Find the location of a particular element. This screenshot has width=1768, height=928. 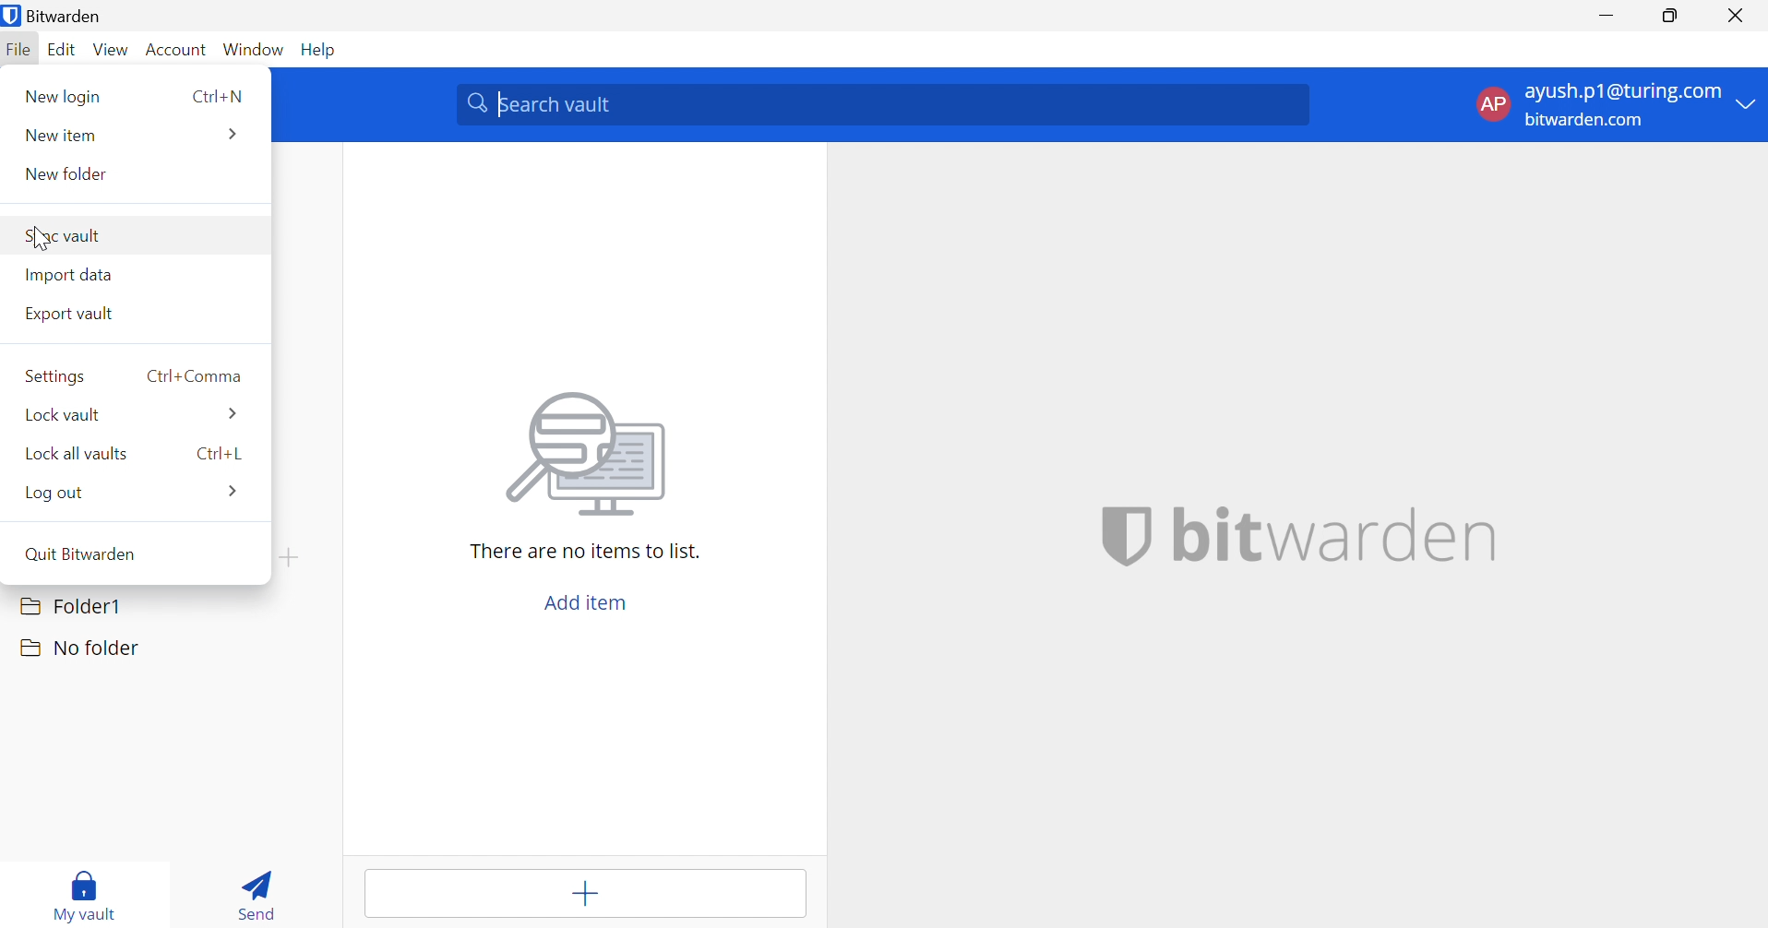

More is located at coordinates (231, 413).